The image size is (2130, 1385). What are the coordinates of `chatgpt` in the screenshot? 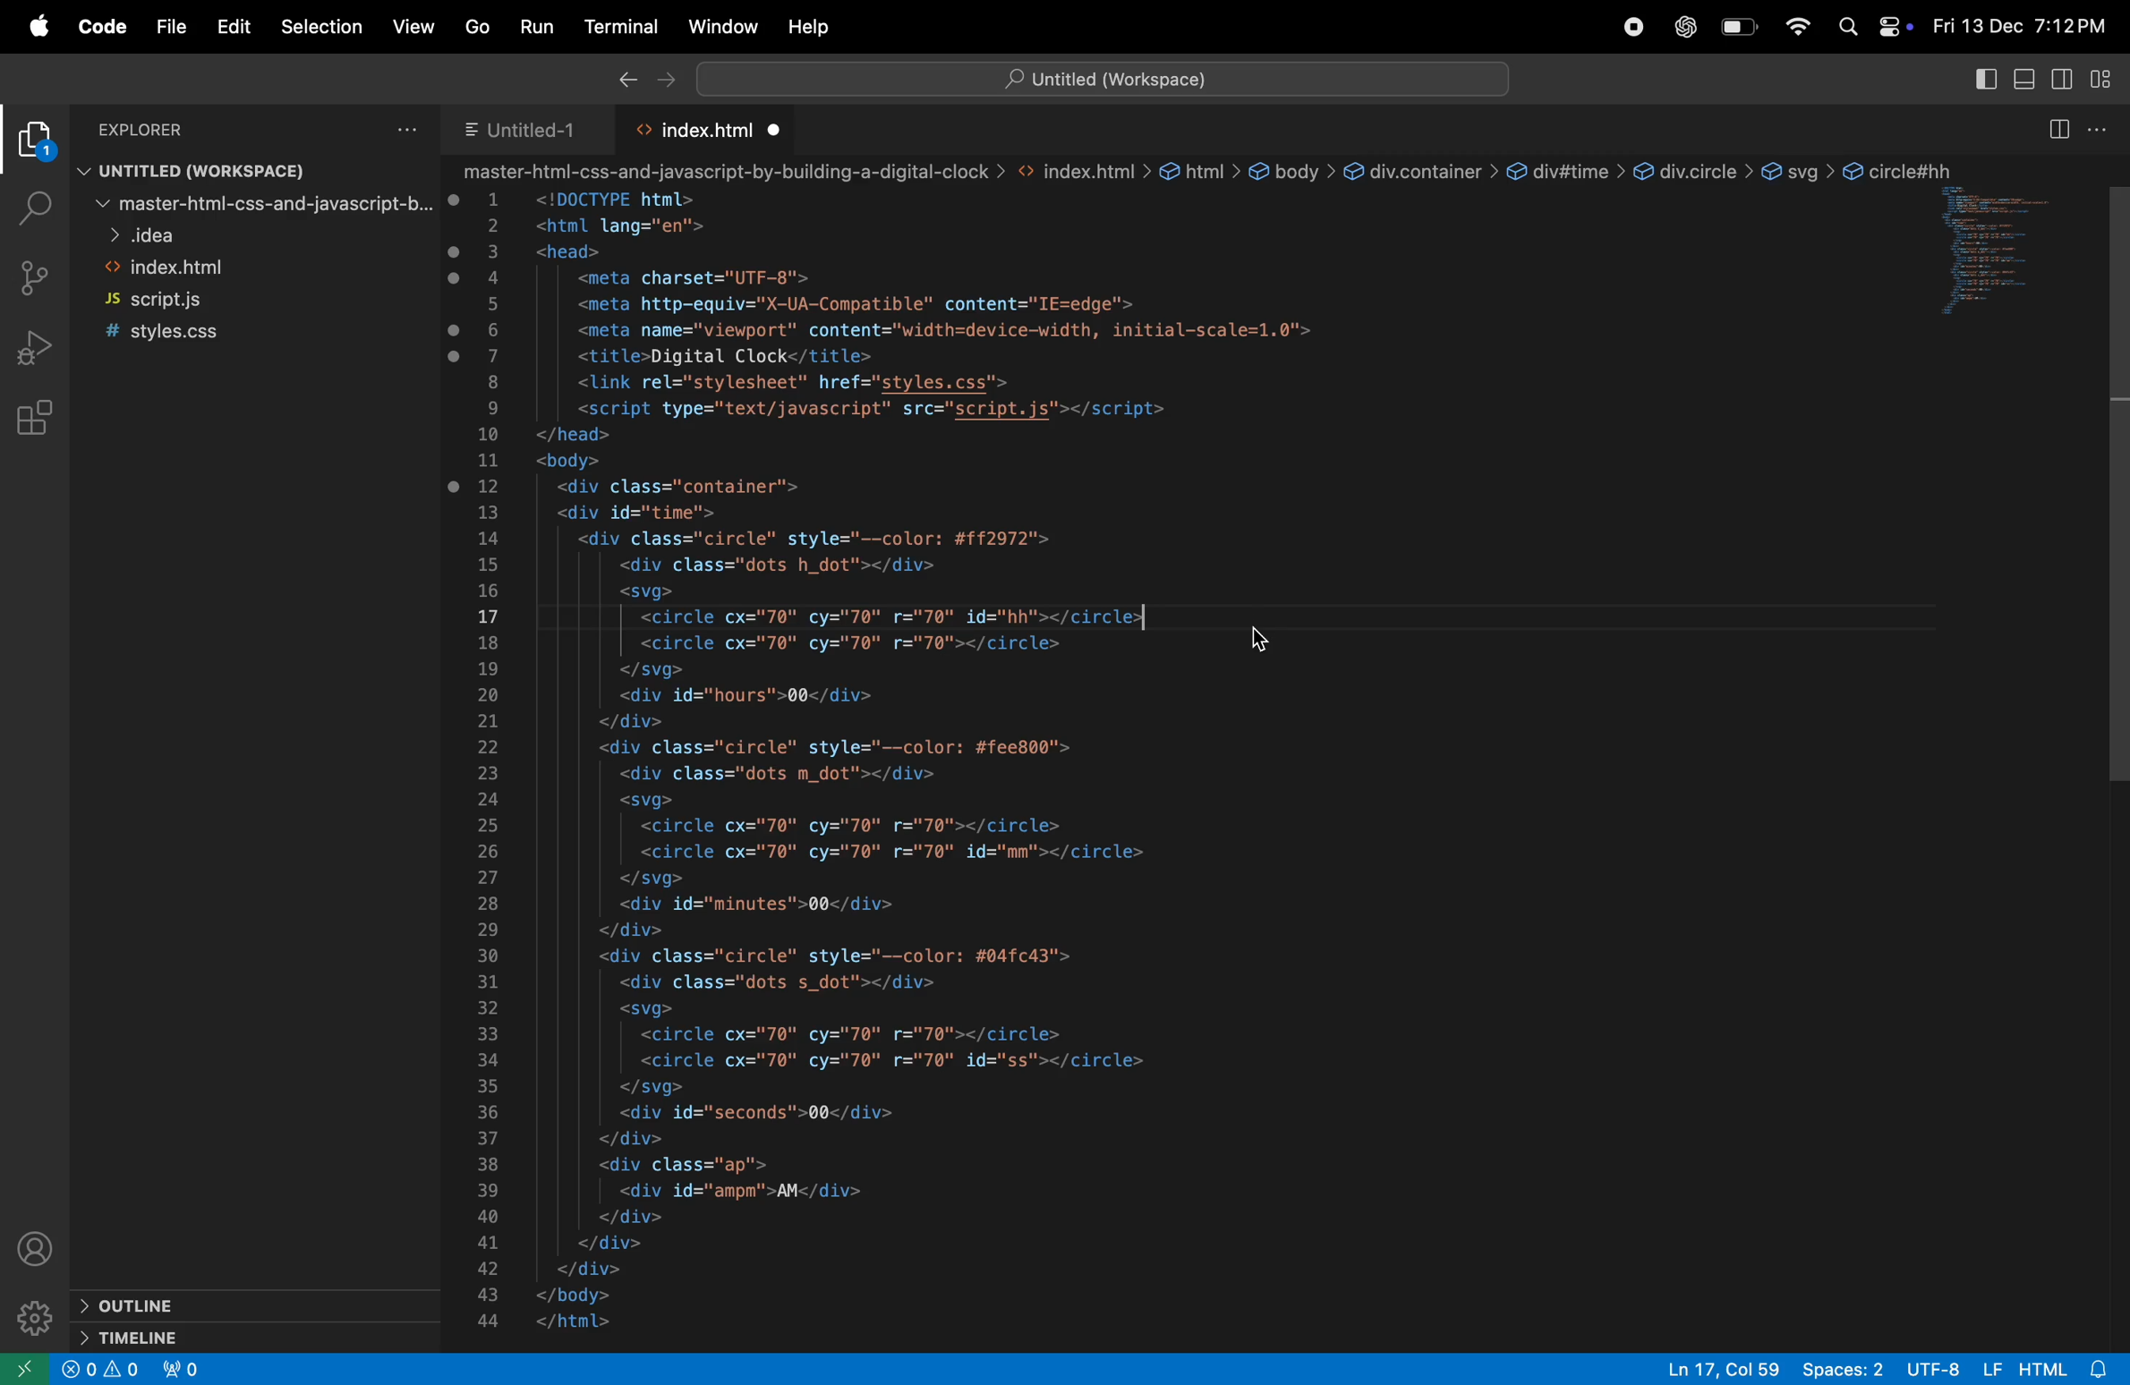 It's located at (1687, 27).